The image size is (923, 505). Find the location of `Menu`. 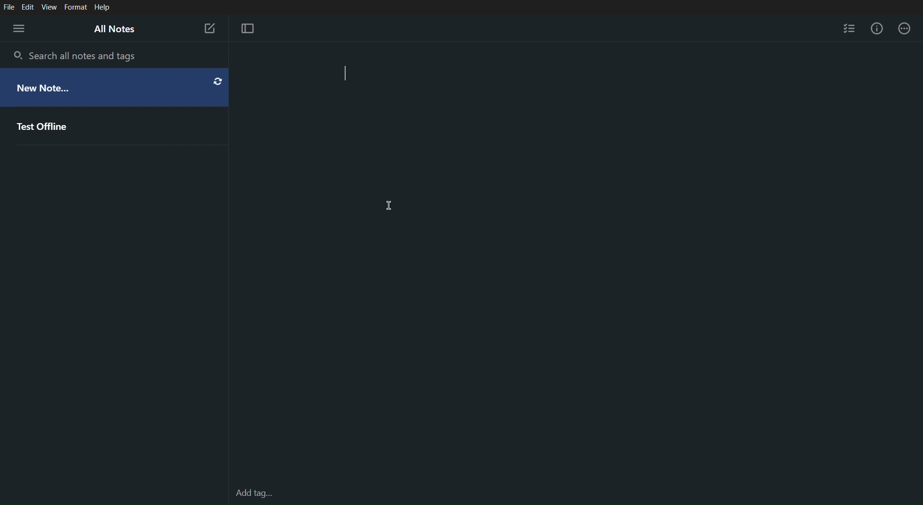

Menu is located at coordinates (17, 27).